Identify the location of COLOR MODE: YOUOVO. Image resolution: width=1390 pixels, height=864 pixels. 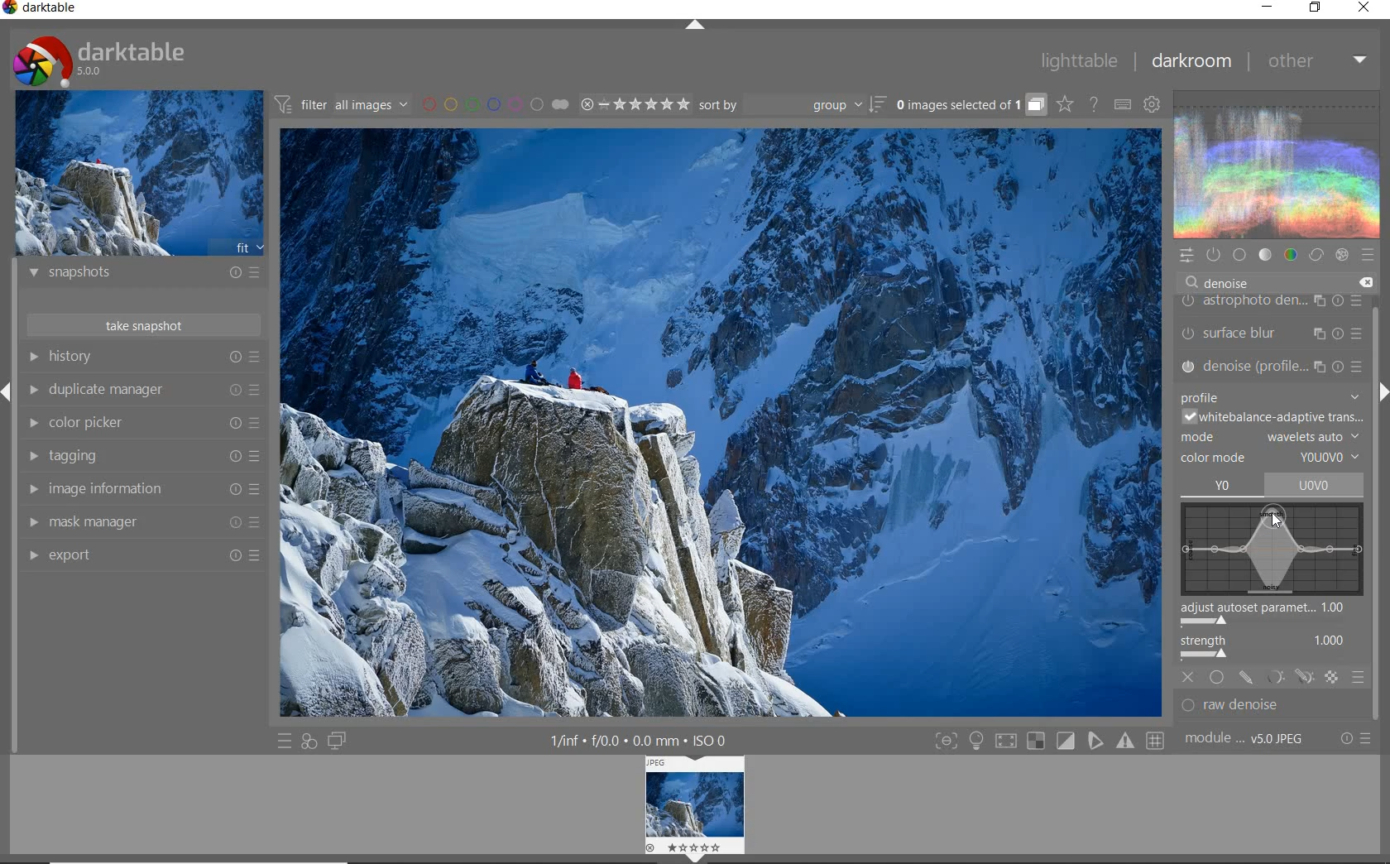
(1271, 458).